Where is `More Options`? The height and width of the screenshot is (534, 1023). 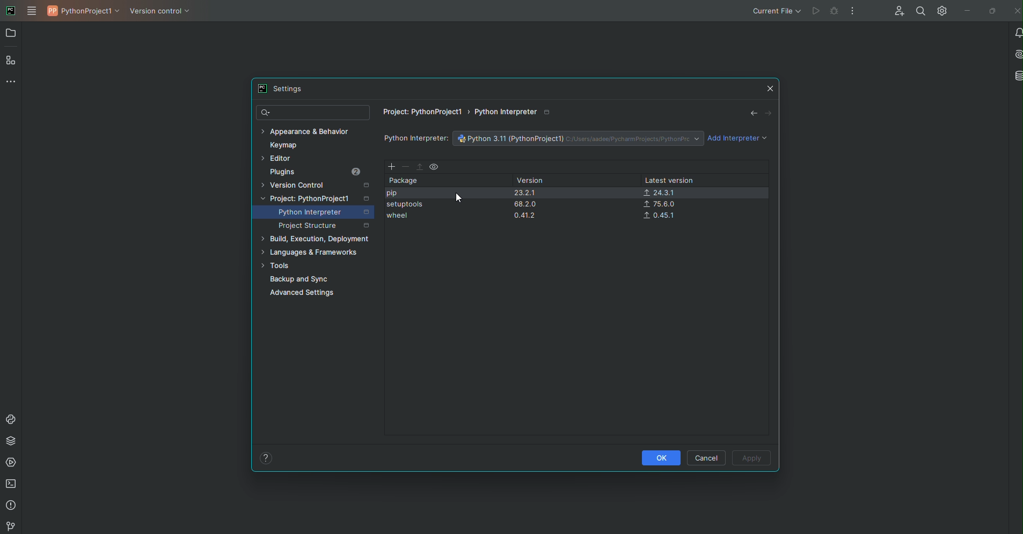
More Options is located at coordinates (851, 12).